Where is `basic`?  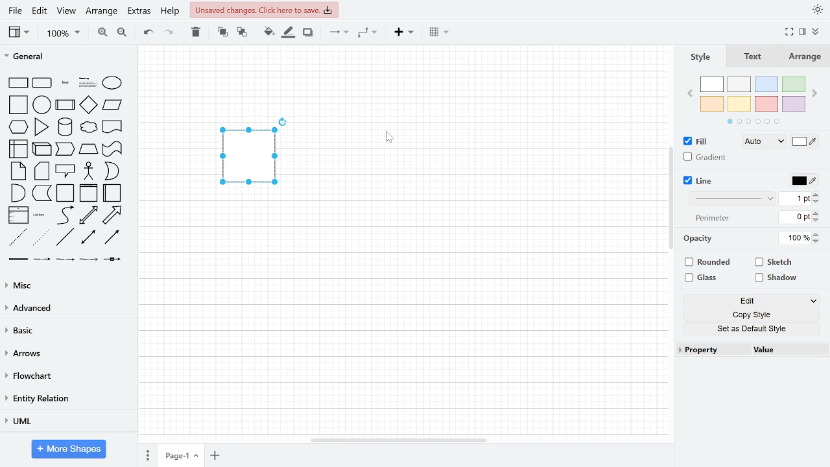
basic is located at coordinates (67, 330).